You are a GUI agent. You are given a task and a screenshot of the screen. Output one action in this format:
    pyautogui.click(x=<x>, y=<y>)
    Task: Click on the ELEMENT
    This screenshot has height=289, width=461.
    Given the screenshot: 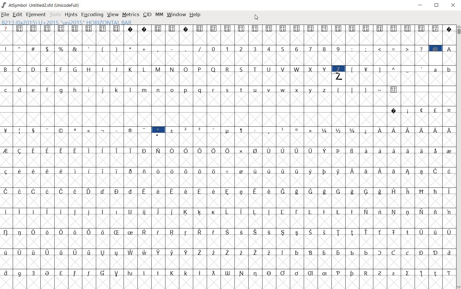 What is the action you would take?
    pyautogui.click(x=36, y=14)
    